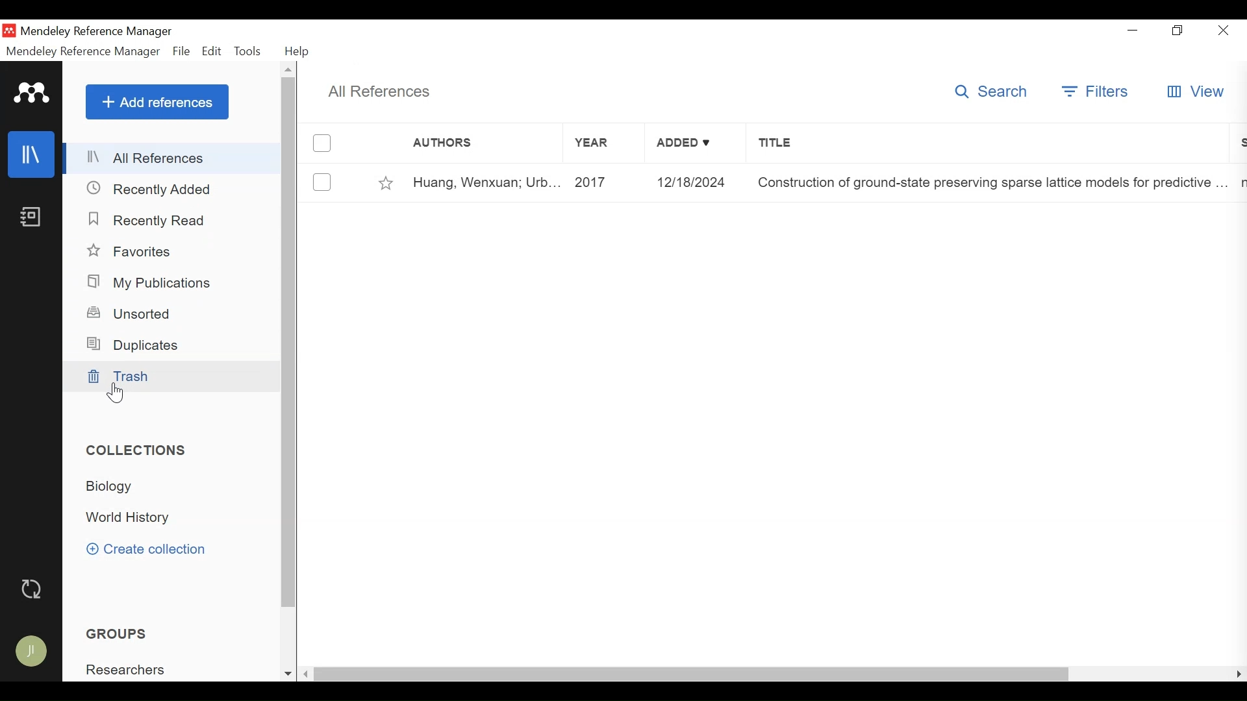  I want to click on Recently Read, so click(147, 221).